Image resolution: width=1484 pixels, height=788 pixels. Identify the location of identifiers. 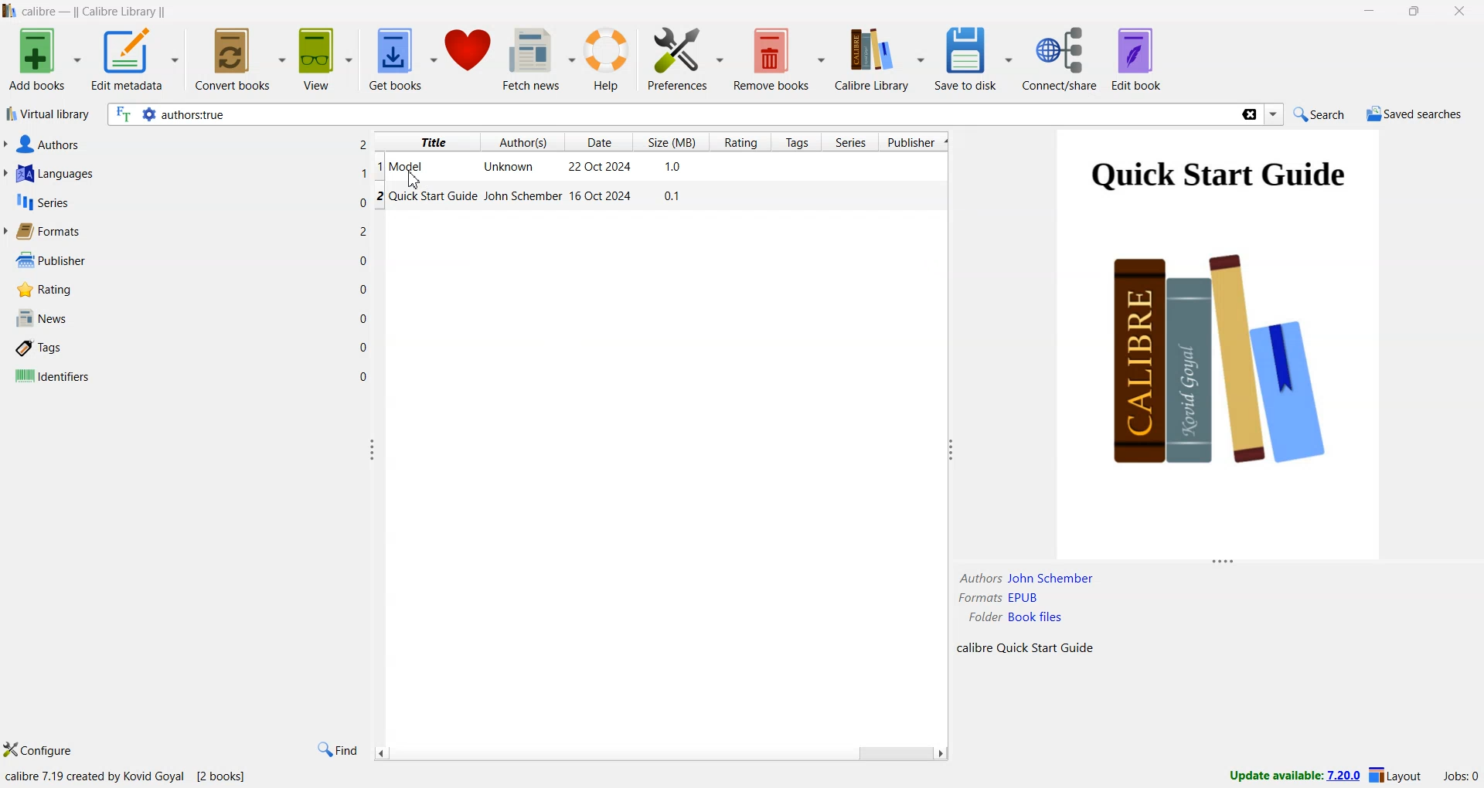
(52, 377).